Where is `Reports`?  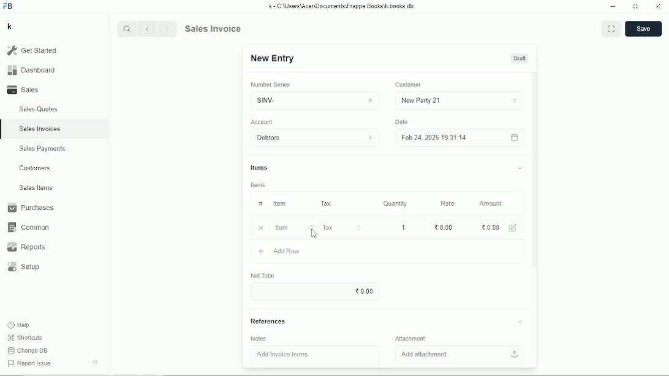 Reports is located at coordinates (26, 247).